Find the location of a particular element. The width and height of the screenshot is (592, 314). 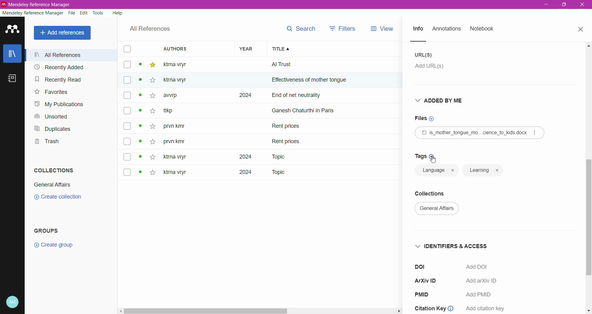

Click to add Files is located at coordinates (428, 119).